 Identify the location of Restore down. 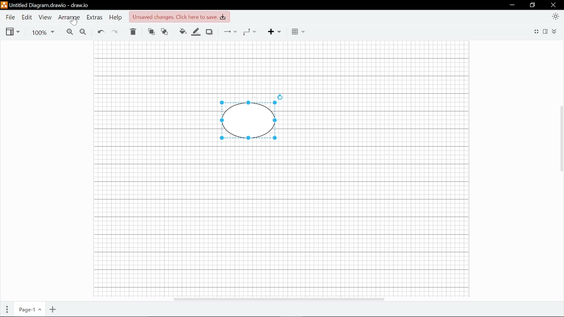
(533, 6).